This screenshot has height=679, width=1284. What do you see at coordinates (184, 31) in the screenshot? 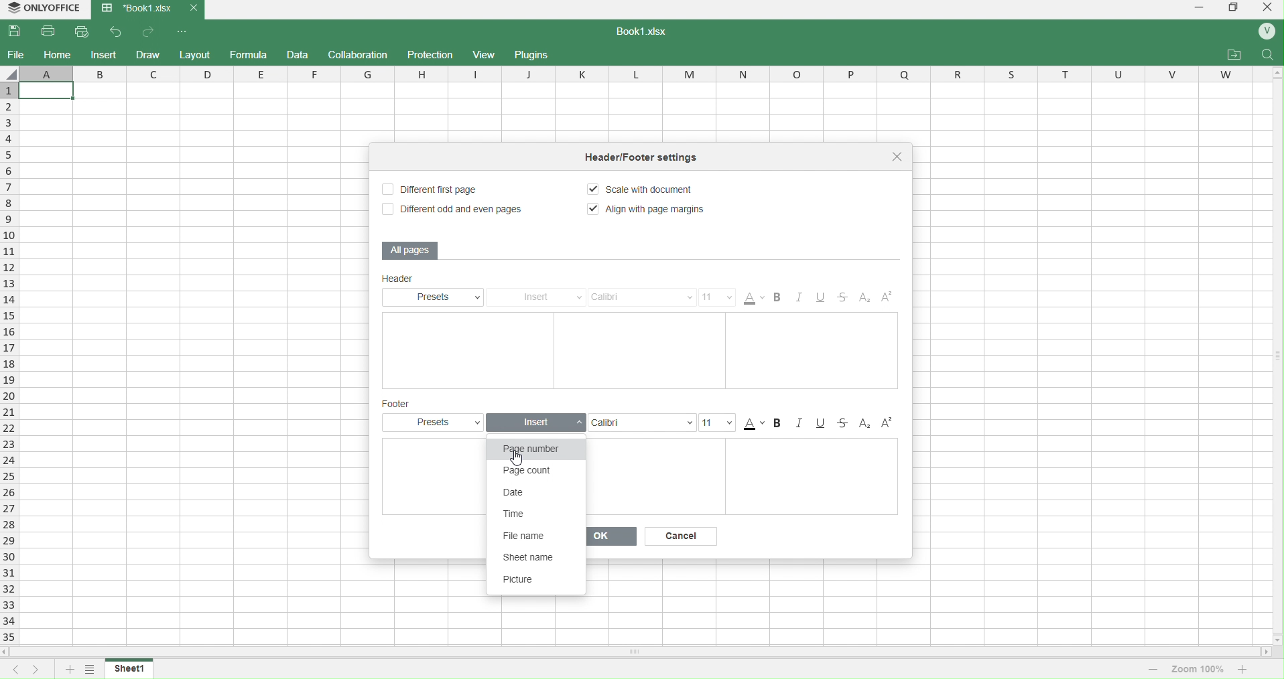
I see `options` at bounding box center [184, 31].